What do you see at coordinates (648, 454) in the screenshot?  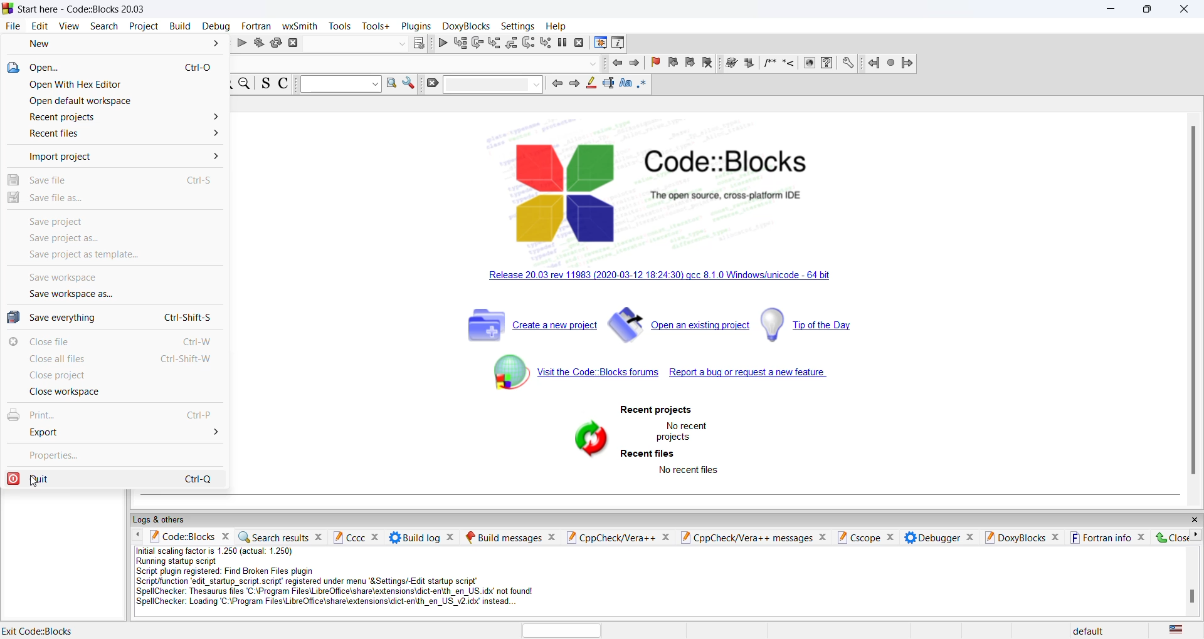 I see `recent files` at bounding box center [648, 454].